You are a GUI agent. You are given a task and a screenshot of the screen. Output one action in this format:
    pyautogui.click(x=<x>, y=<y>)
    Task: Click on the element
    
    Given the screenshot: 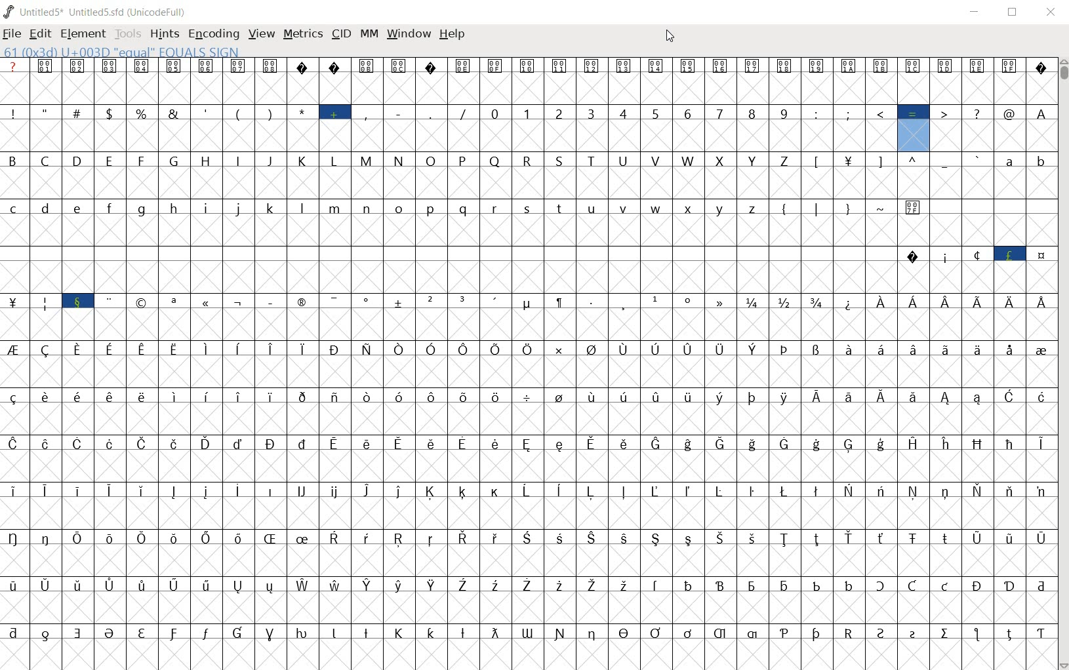 What is the action you would take?
    pyautogui.click(x=83, y=34)
    